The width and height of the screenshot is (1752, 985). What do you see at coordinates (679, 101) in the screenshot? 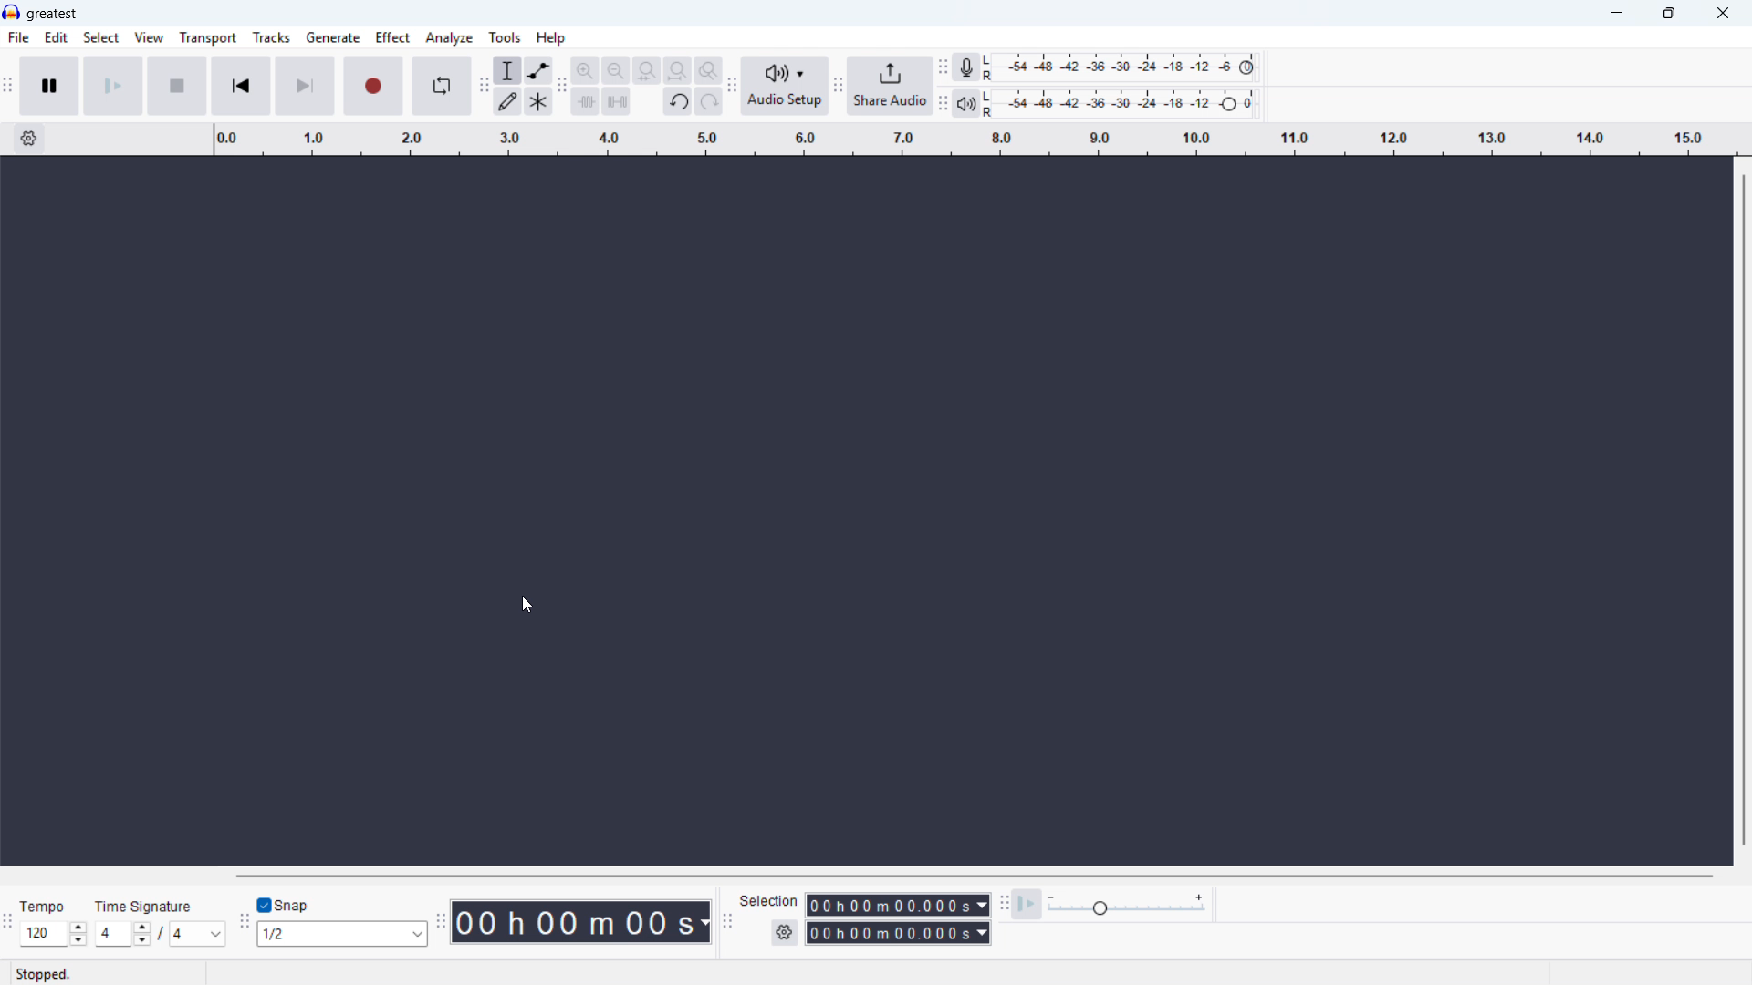
I see `undo` at bounding box center [679, 101].